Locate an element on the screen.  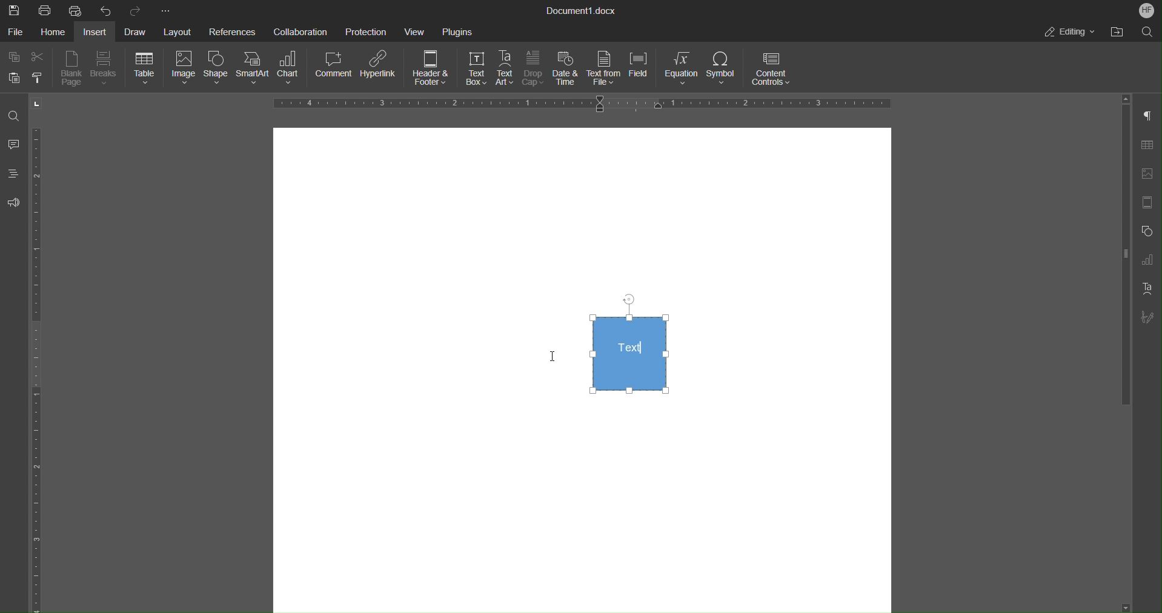
Text Art is located at coordinates (506, 69).